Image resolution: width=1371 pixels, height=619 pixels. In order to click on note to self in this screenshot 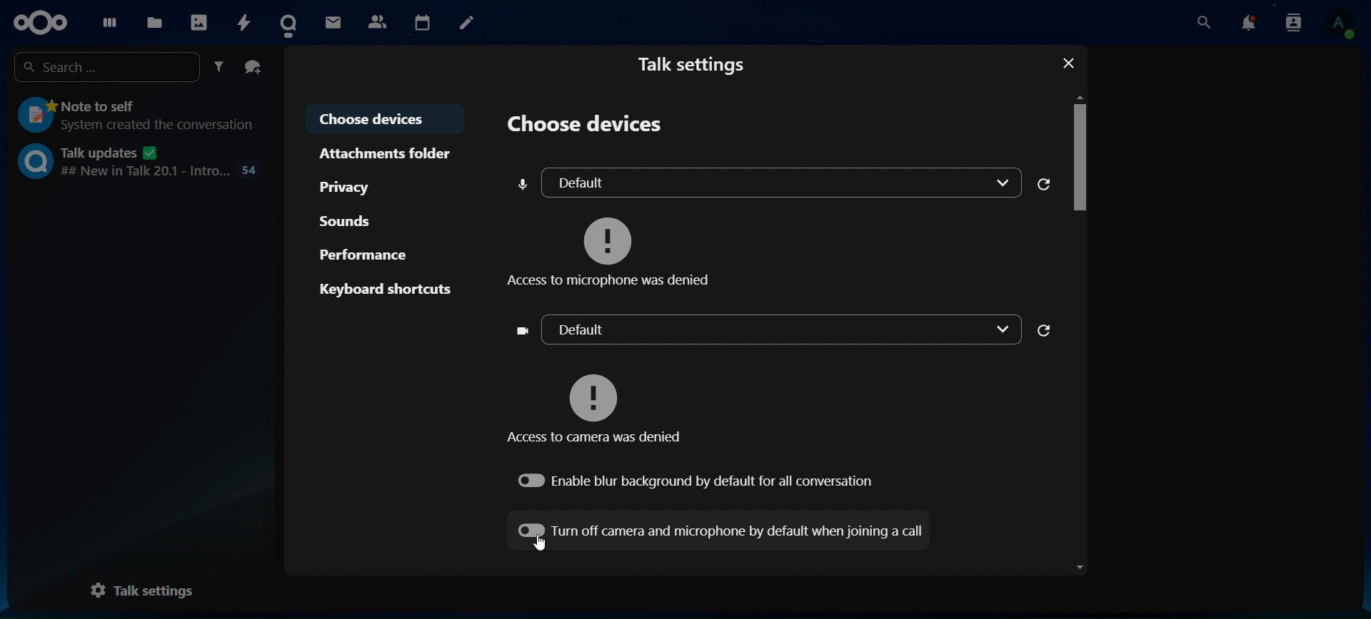, I will do `click(134, 112)`.